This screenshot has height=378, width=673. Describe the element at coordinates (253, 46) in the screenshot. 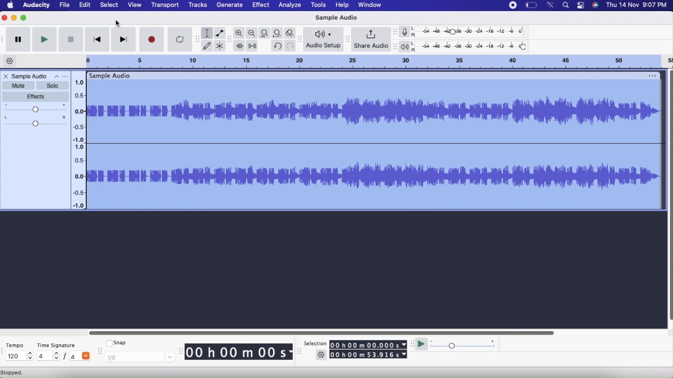

I see `Silence audio selection` at that location.